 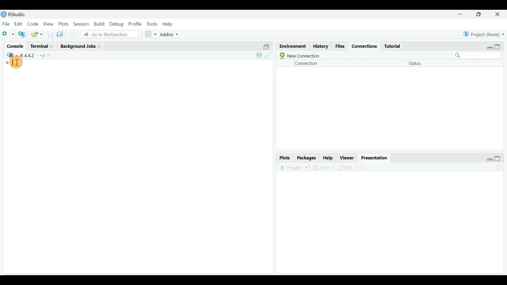 I want to click on Close terminal, so click(x=54, y=47).